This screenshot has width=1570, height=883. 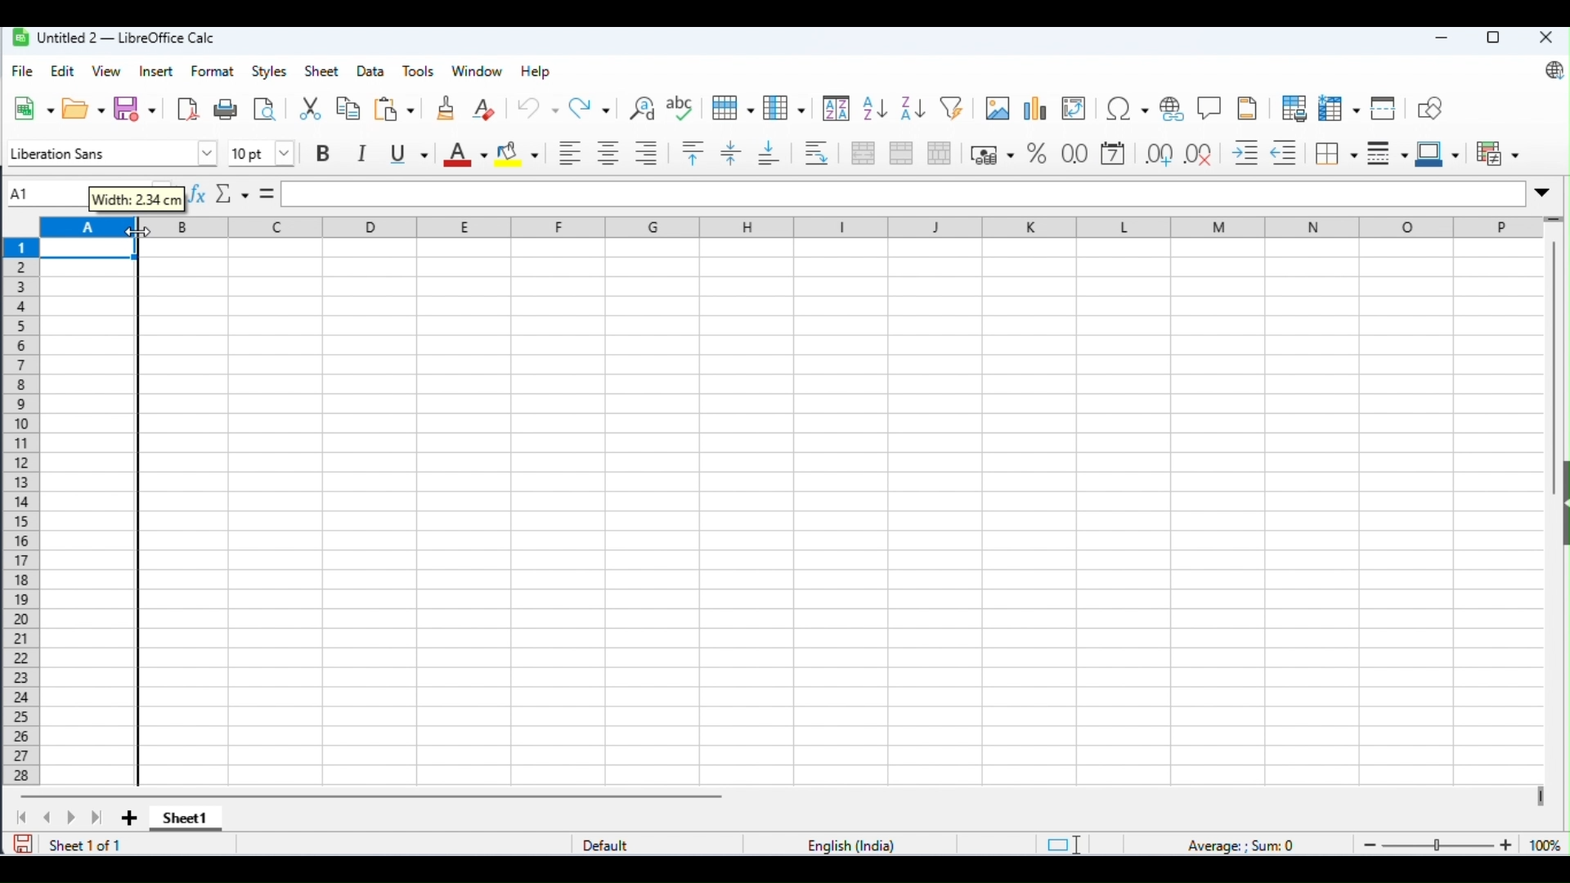 What do you see at coordinates (1249, 108) in the screenshot?
I see `header and footer` at bounding box center [1249, 108].